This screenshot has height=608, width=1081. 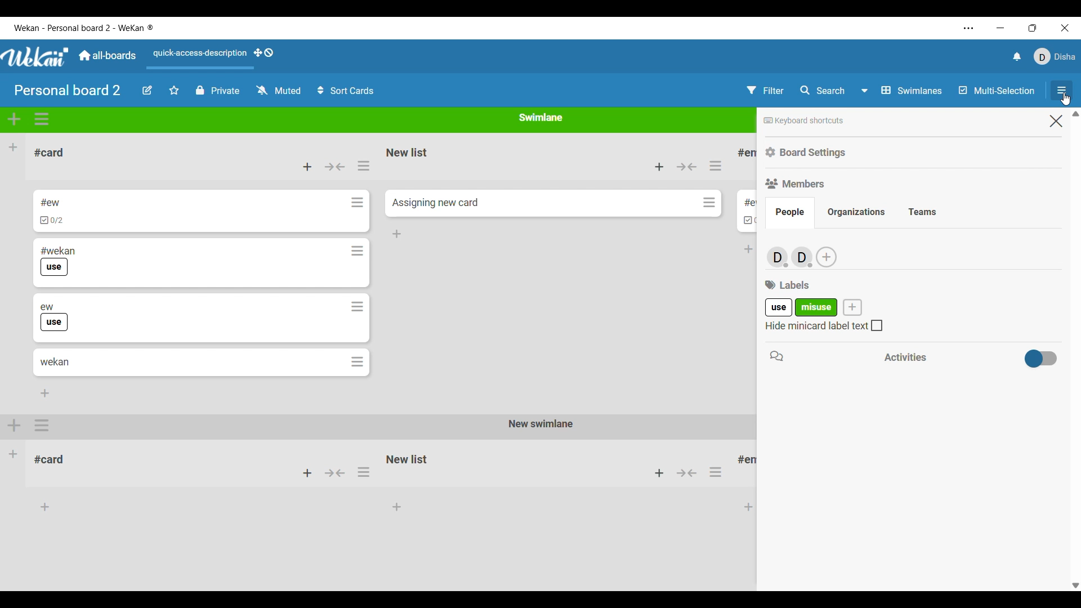 What do you see at coordinates (749, 249) in the screenshot?
I see `Add card to bottom of list` at bounding box center [749, 249].